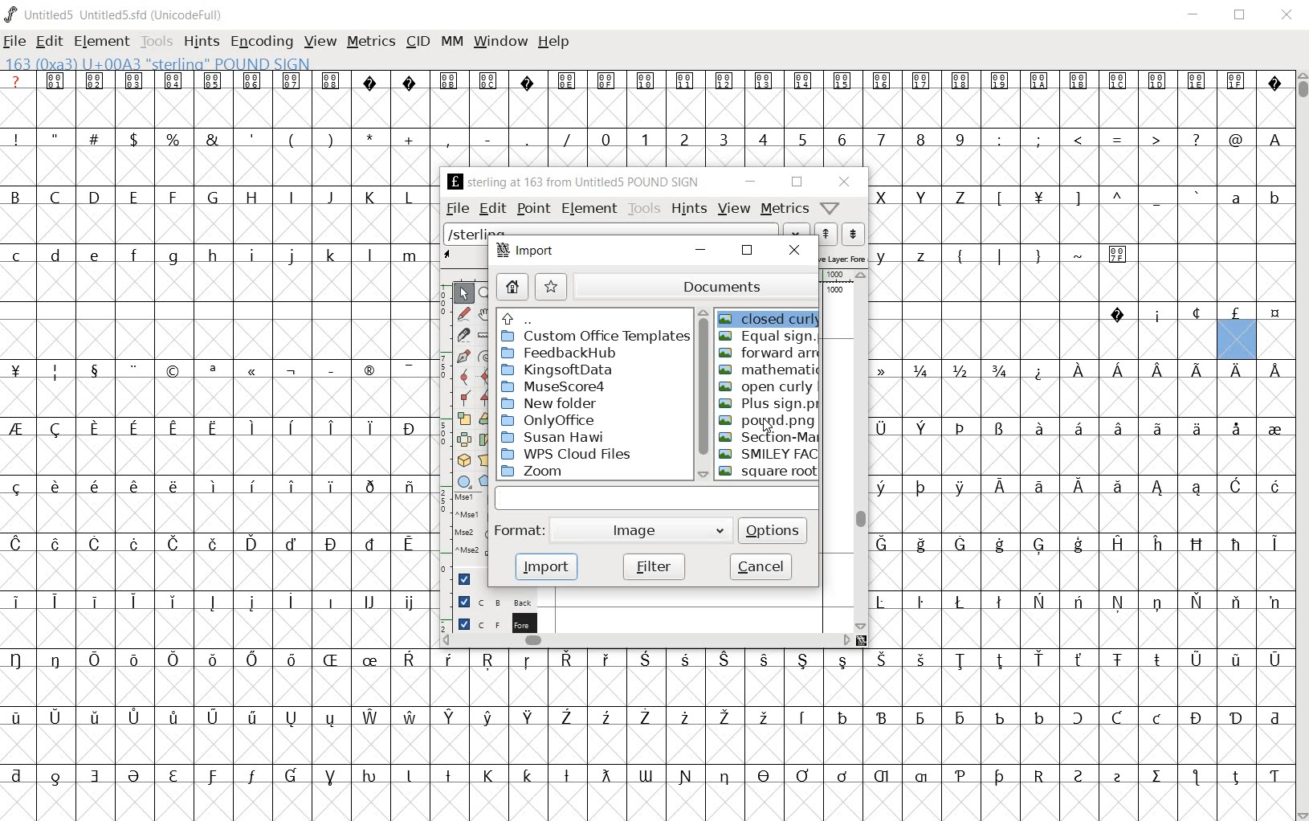  What do you see at coordinates (489, 661) in the screenshot?
I see `Symbol` at bounding box center [489, 661].